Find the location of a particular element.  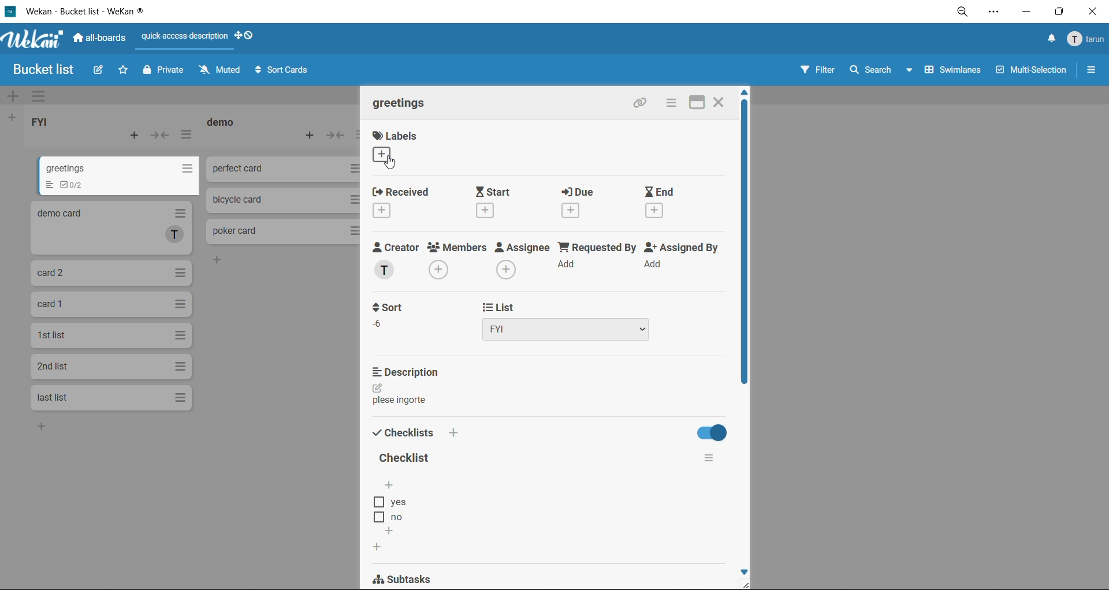

show desktop drag handles is located at coordinates (245, 37).